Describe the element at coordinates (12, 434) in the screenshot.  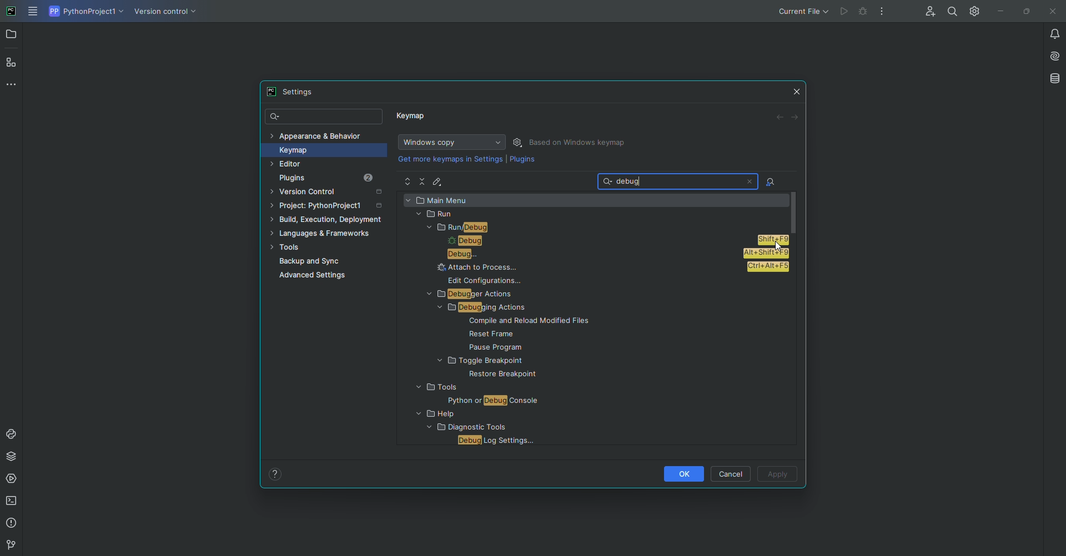
I see `Console` at that location.